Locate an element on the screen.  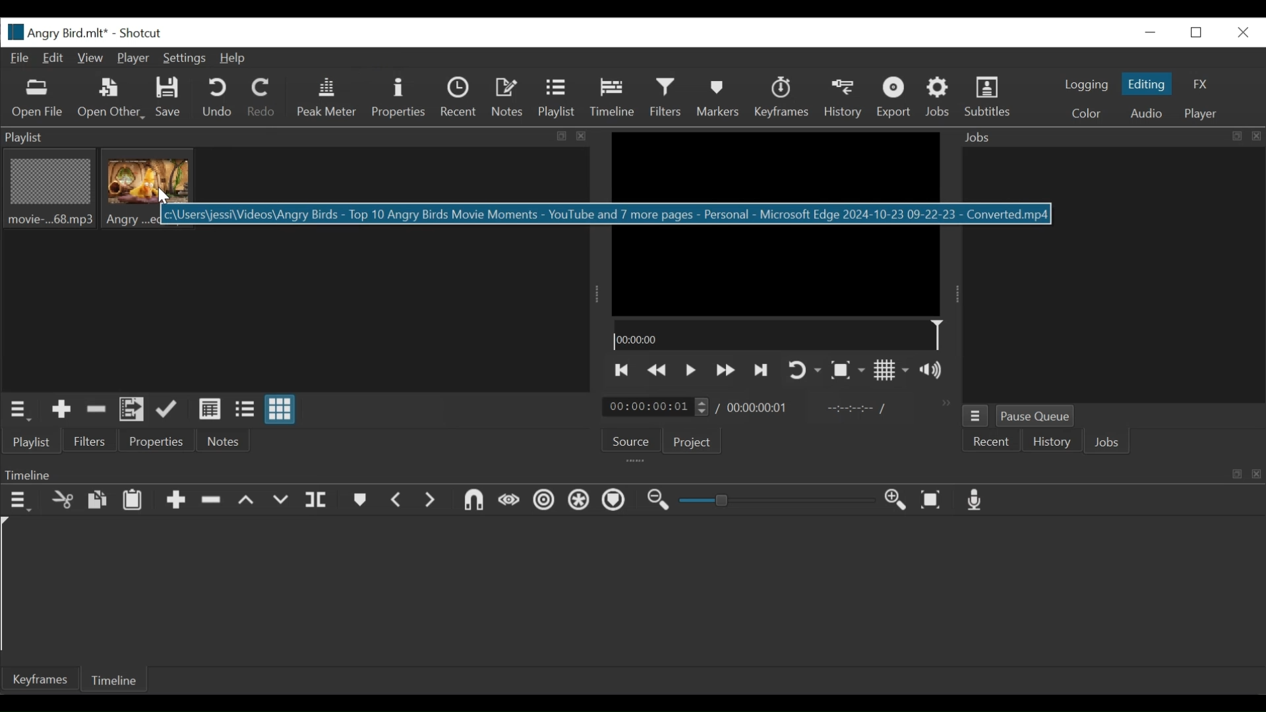
View is located at coordinates (92, 59).